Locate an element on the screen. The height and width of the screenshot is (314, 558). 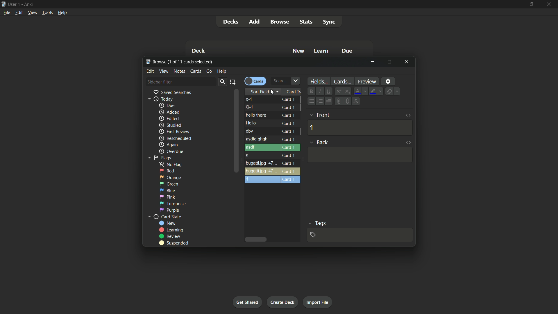
orange is located at coordinates (171, 177).